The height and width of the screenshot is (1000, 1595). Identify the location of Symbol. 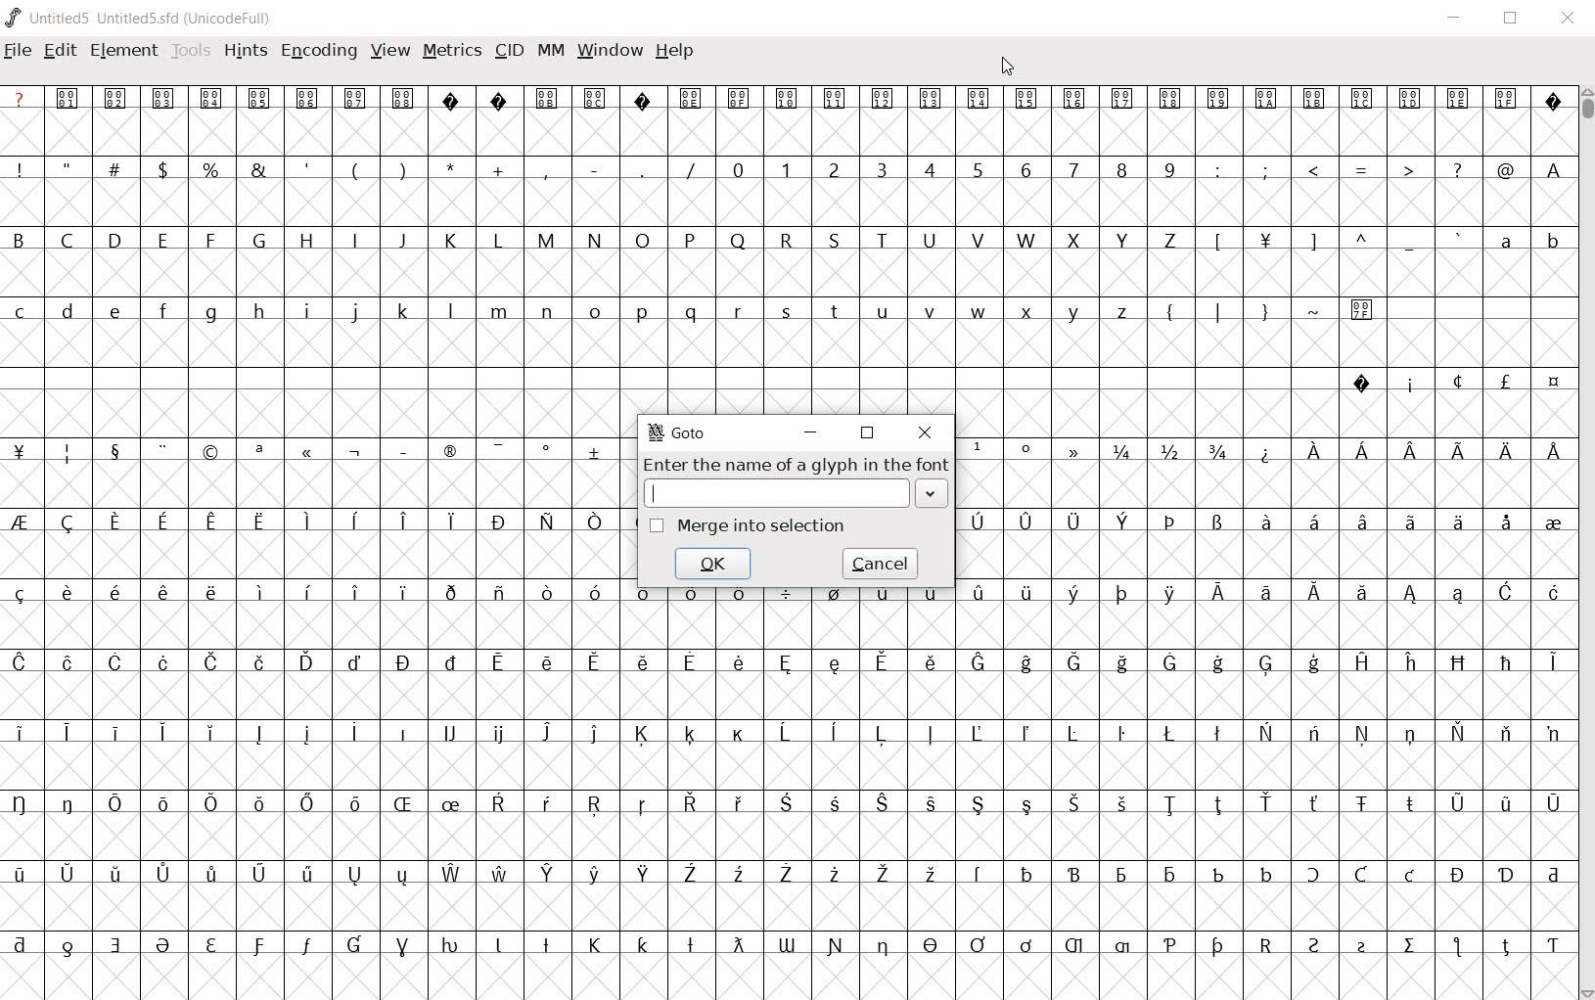
(356, 98).